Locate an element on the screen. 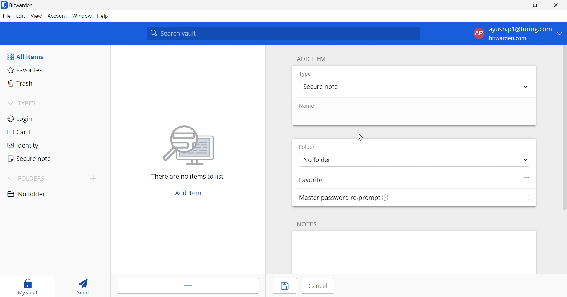 The image size is (567, 297). My vault is located at coordinates (29, 286).